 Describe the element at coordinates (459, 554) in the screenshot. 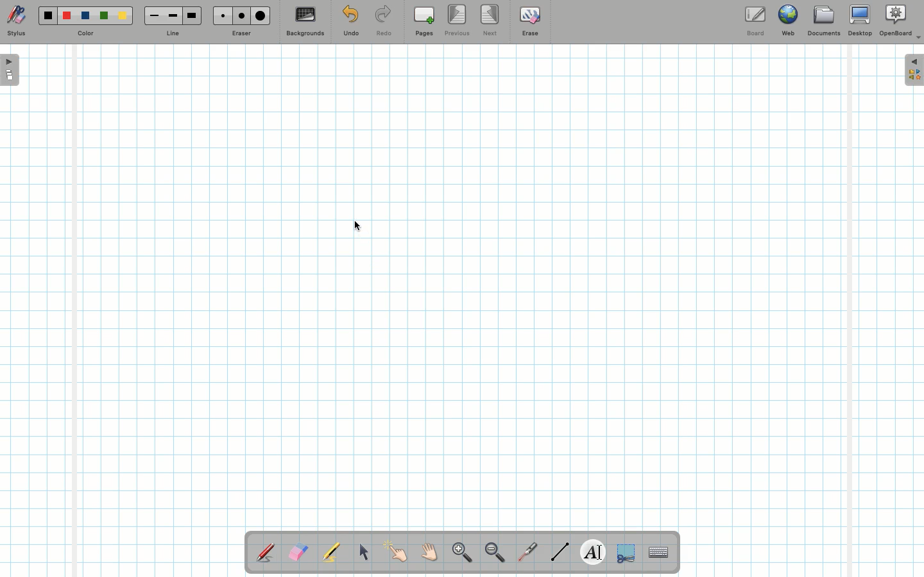

I see `Zoom in` at that location.